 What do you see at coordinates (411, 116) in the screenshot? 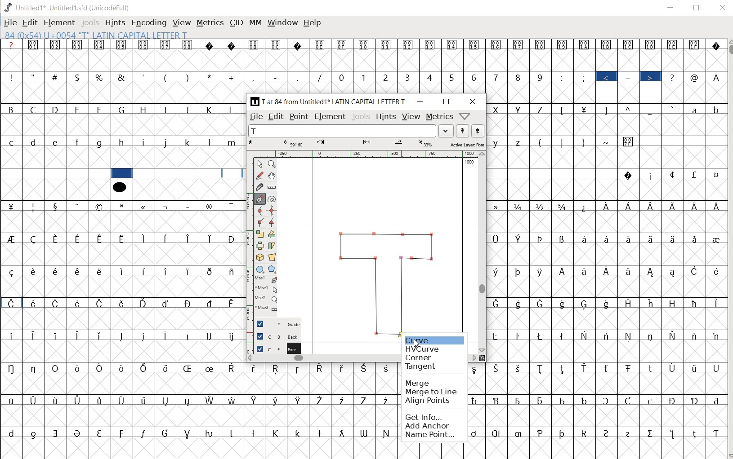
I see `view` at bounding box center [411, 116].